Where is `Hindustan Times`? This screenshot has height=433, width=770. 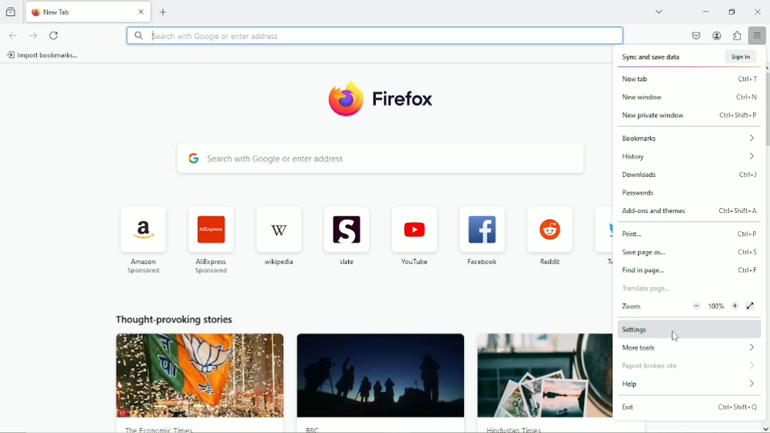
Hindustan Times is located at coordinates (513, 429).